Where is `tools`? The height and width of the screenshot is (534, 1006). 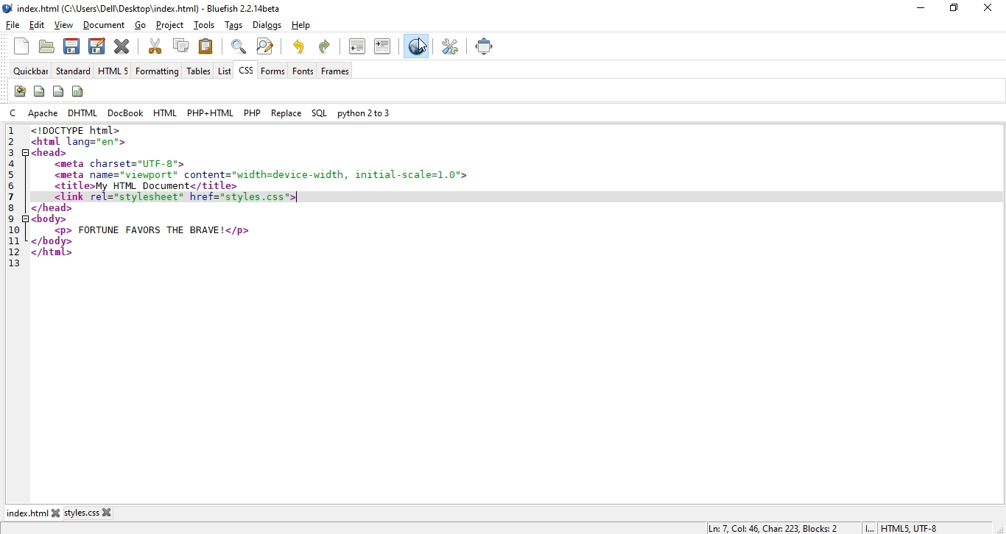
tools is located at coordinates (206, 26).